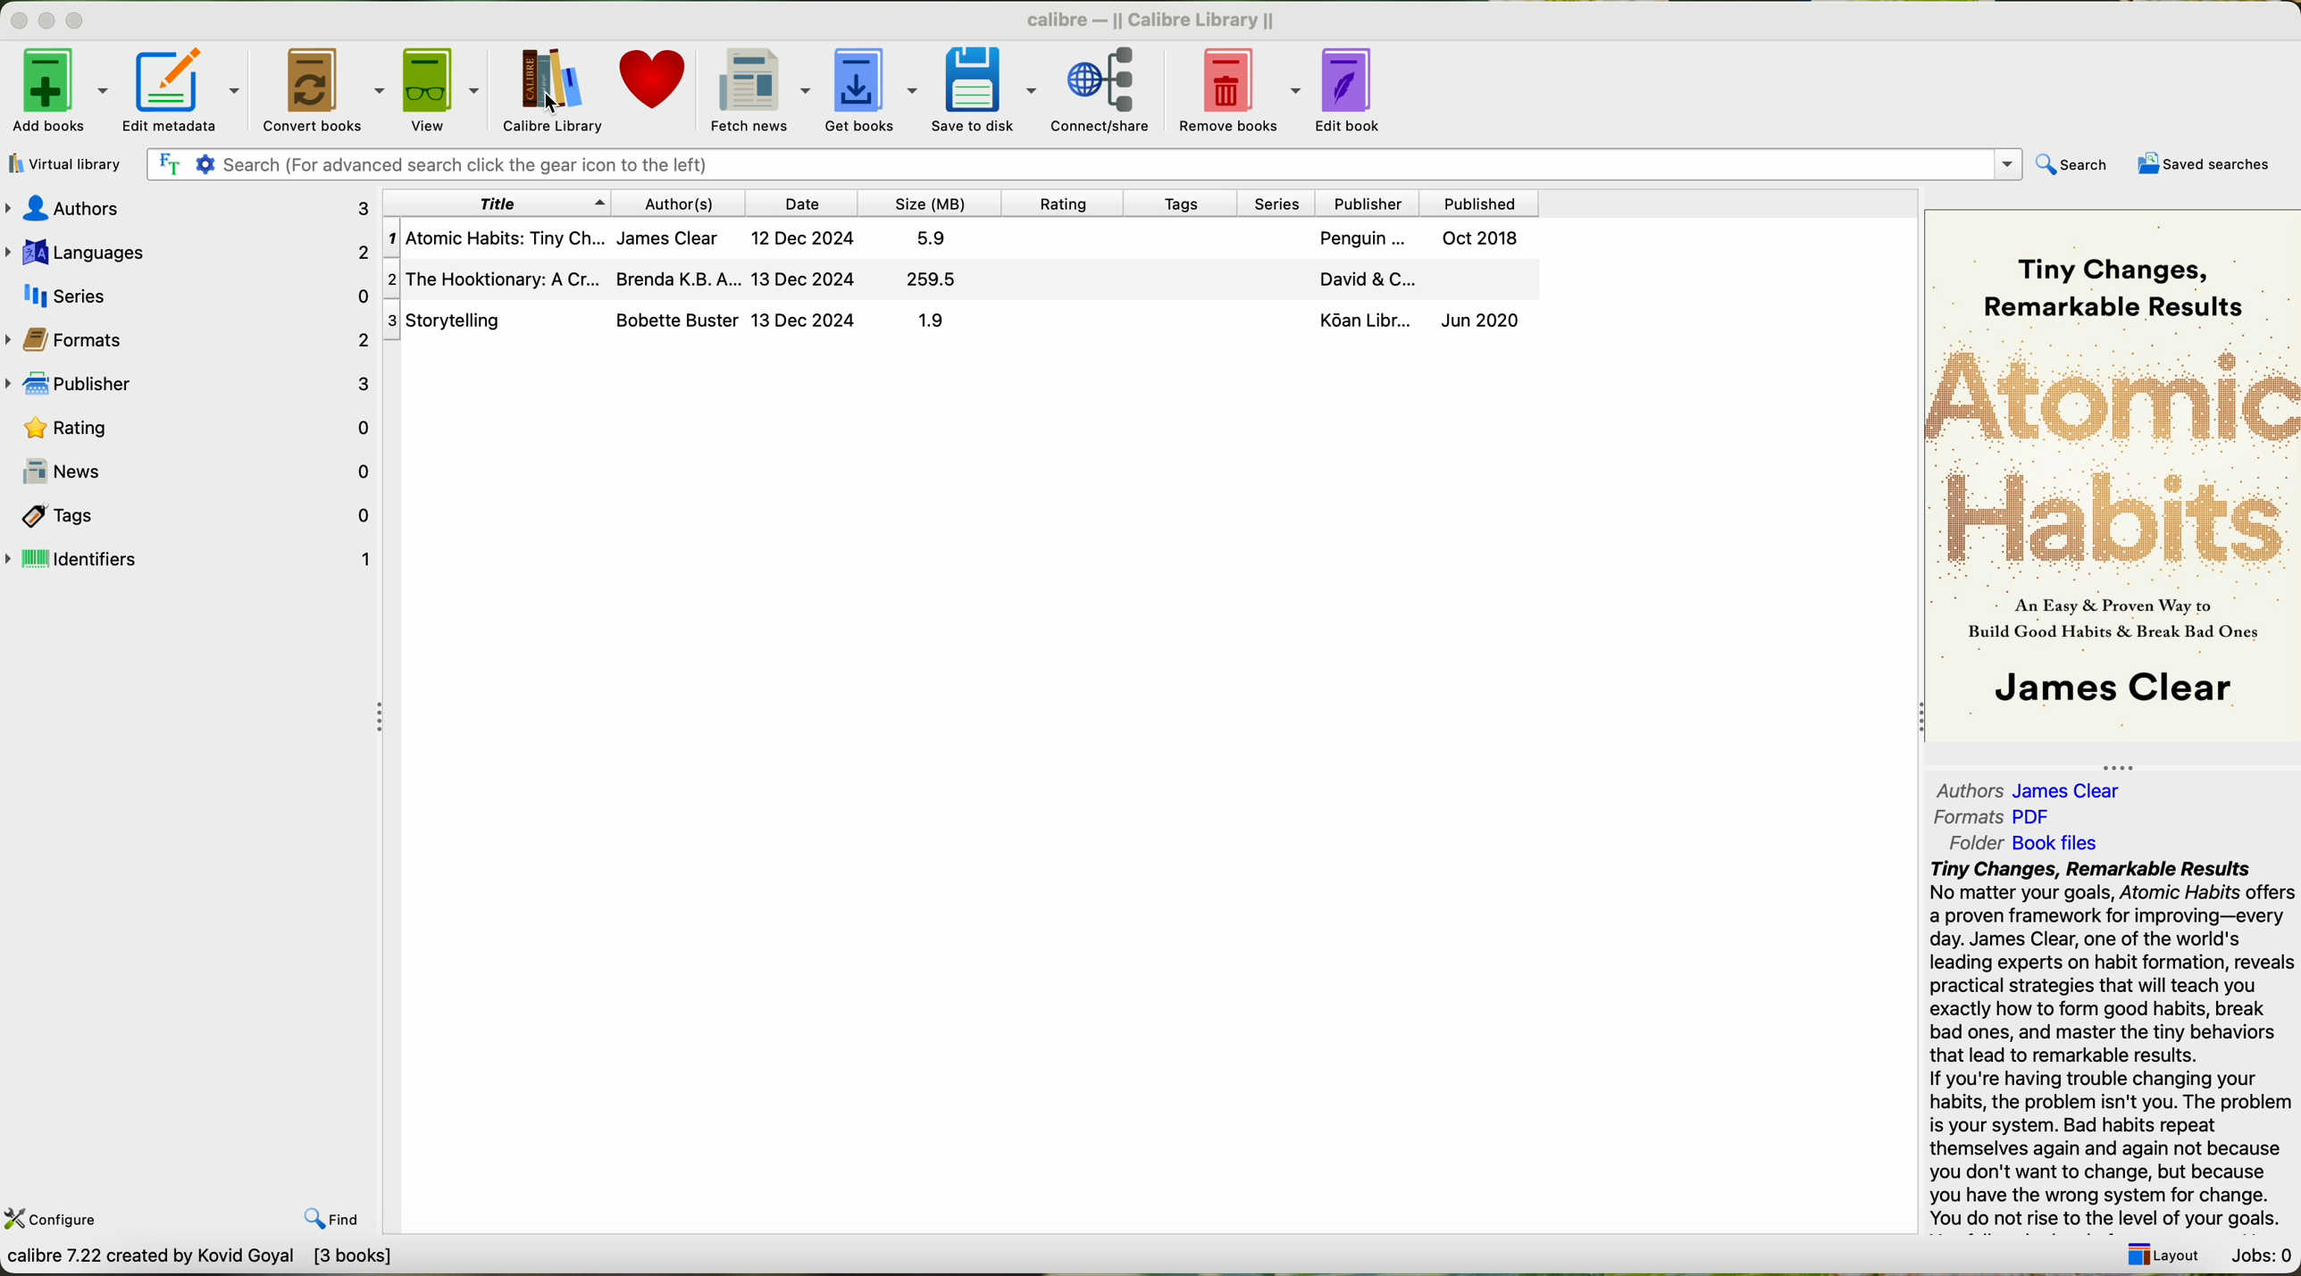  What do you see at coordinates (446, 89) in the screenshot?
I see `view` at bounding box center [446, 89].